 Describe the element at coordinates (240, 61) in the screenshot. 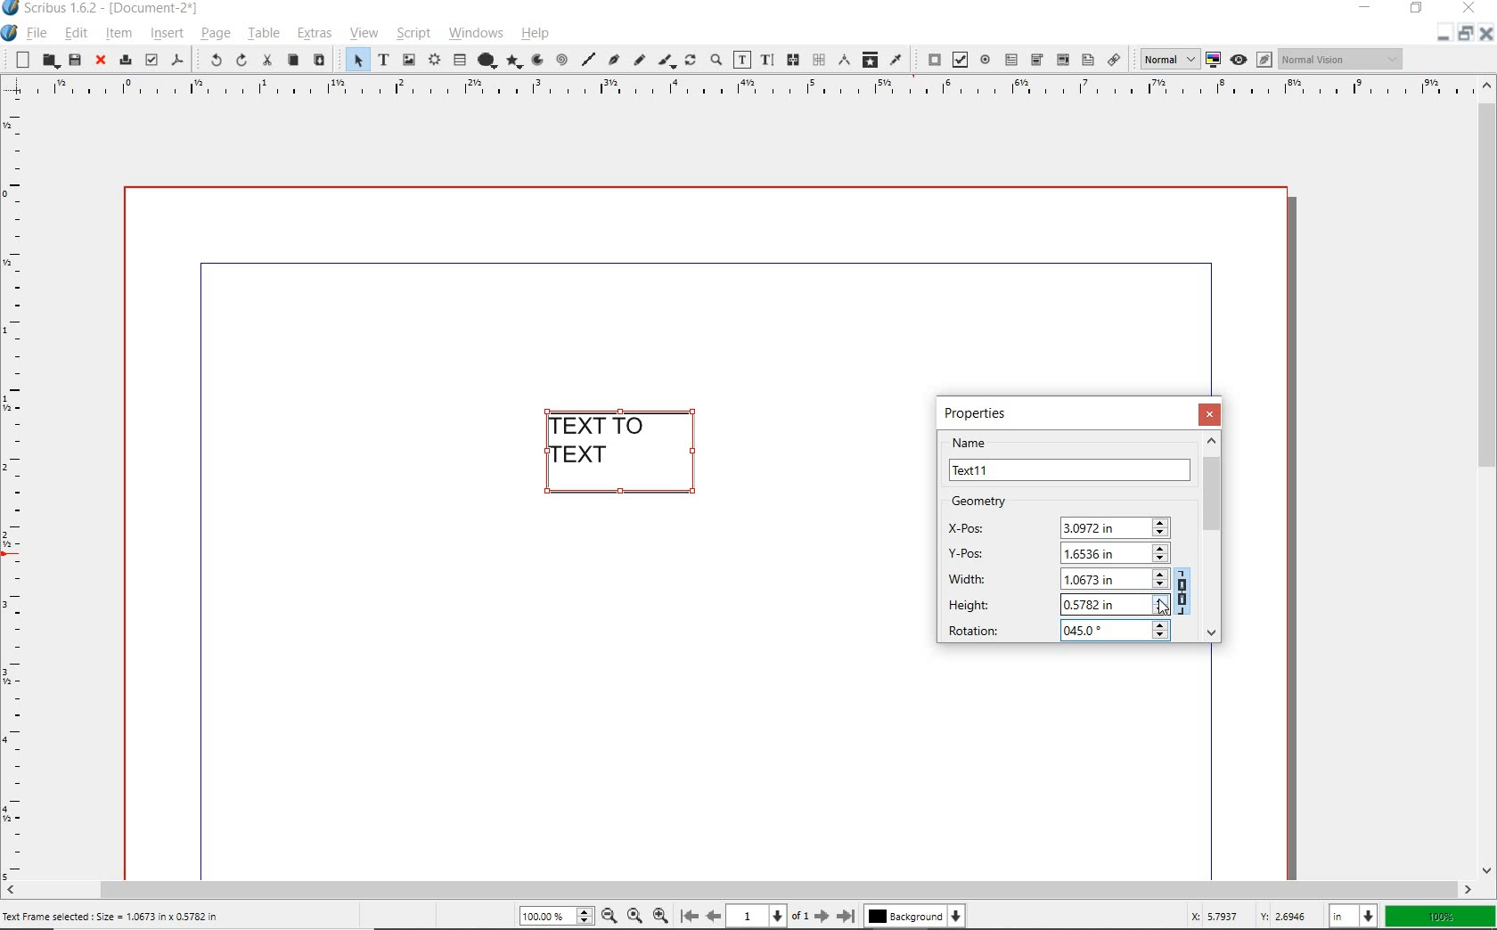

I see `redo` at that location.